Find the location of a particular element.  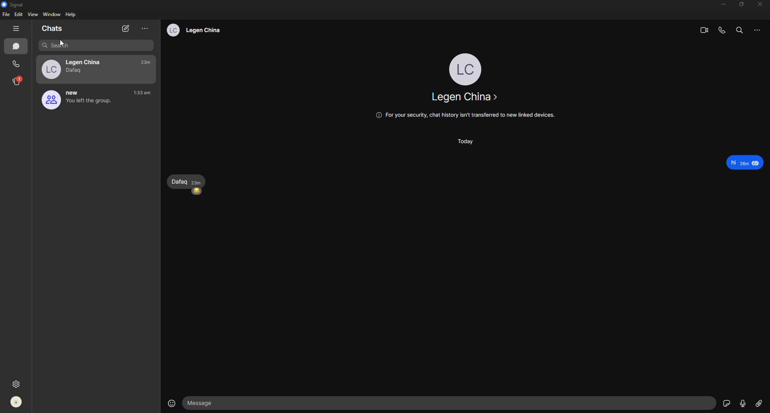

close is located at coordinates (763, 5).